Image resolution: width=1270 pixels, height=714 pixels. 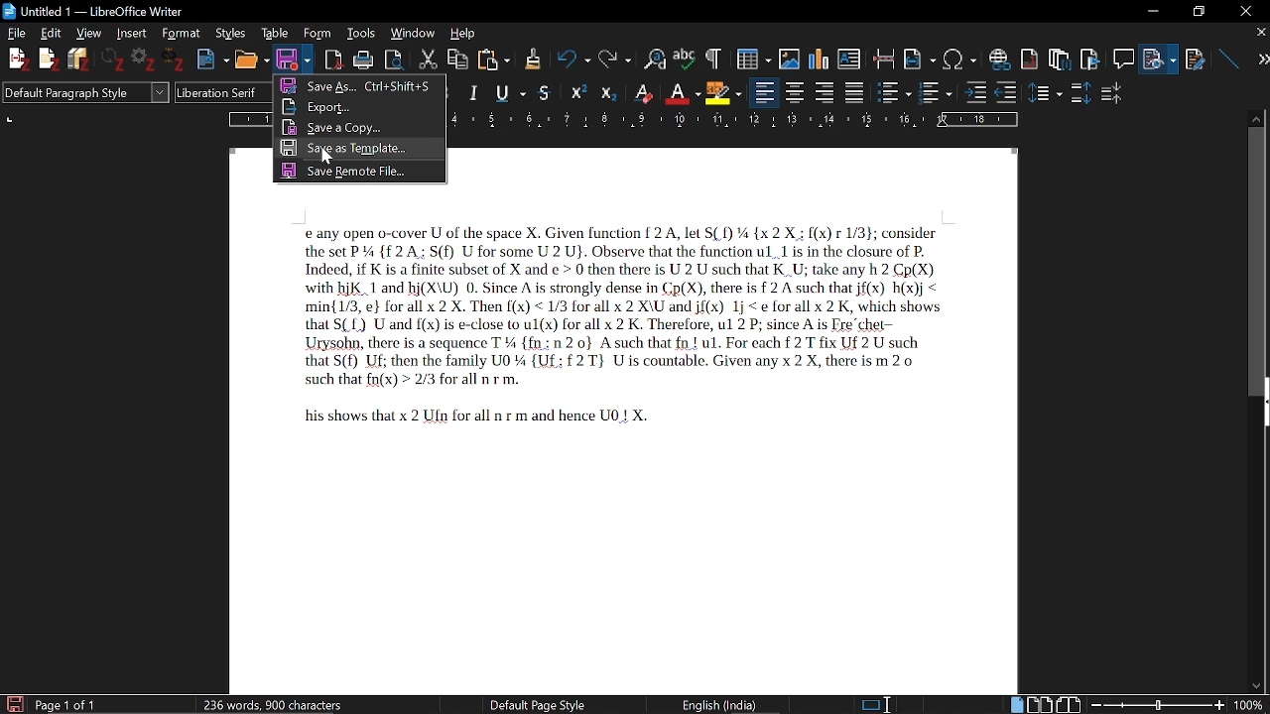 I want to click on line, so click(x=1226, y=56).